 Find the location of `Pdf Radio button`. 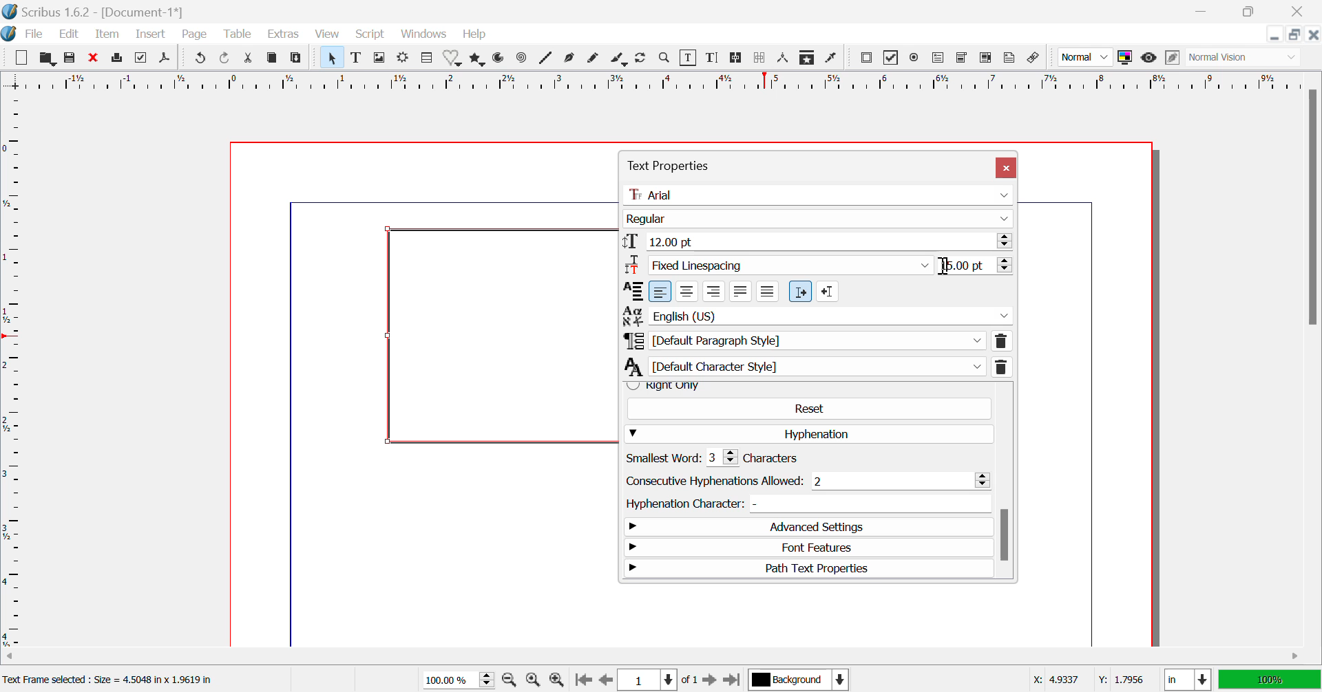

Pdf Radio button is located at coordinates (916, 58).